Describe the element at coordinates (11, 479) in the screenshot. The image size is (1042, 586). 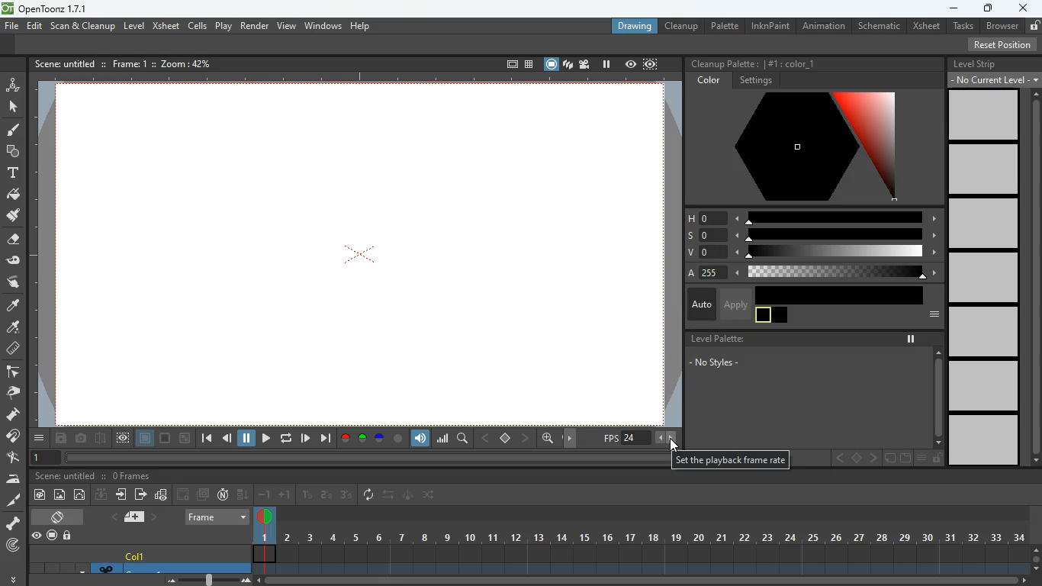
I see `iron` at that location.